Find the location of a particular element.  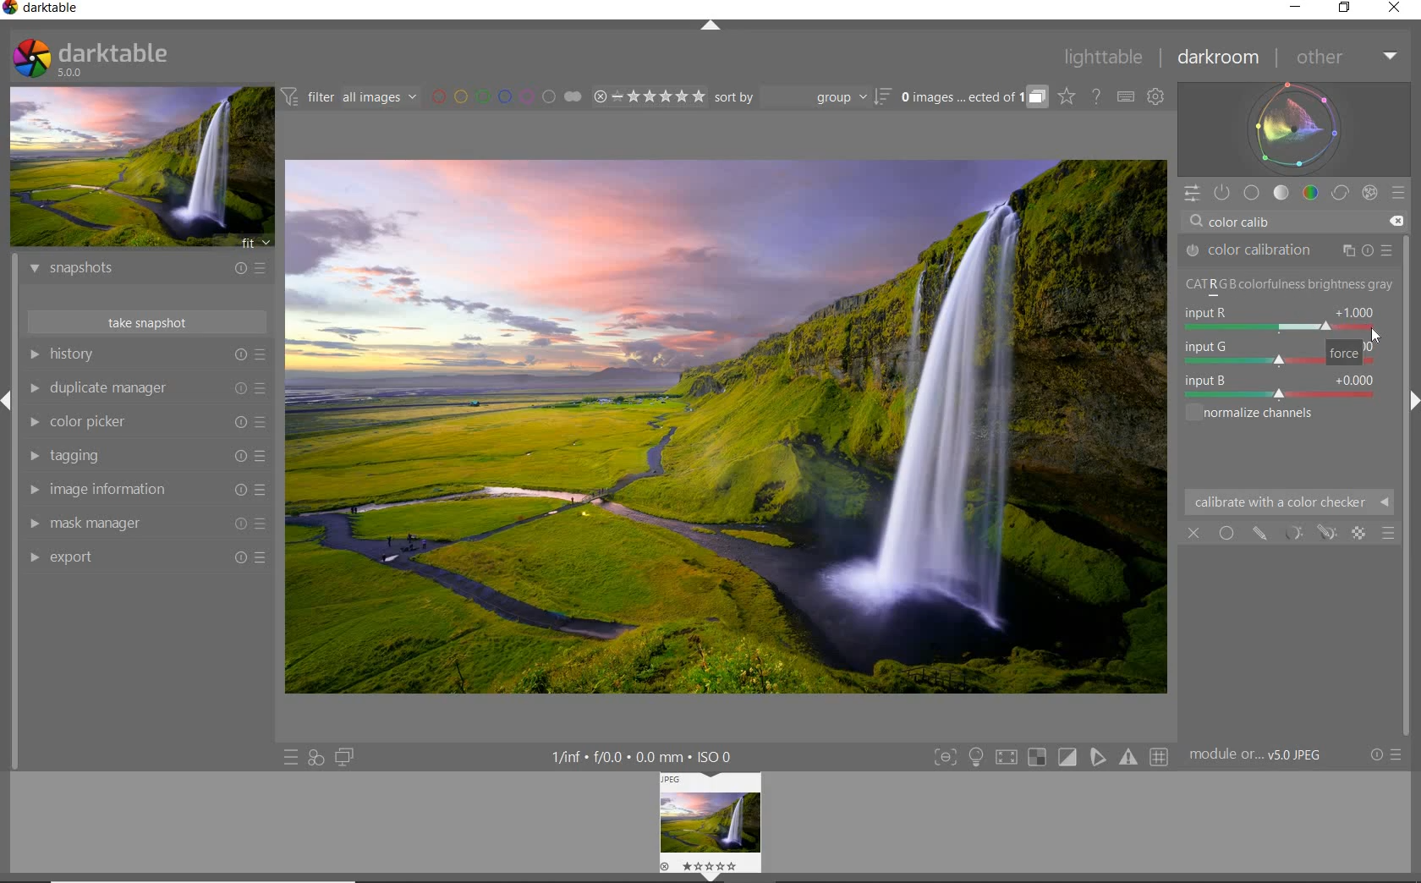

history is located at coordinates (146, 354).